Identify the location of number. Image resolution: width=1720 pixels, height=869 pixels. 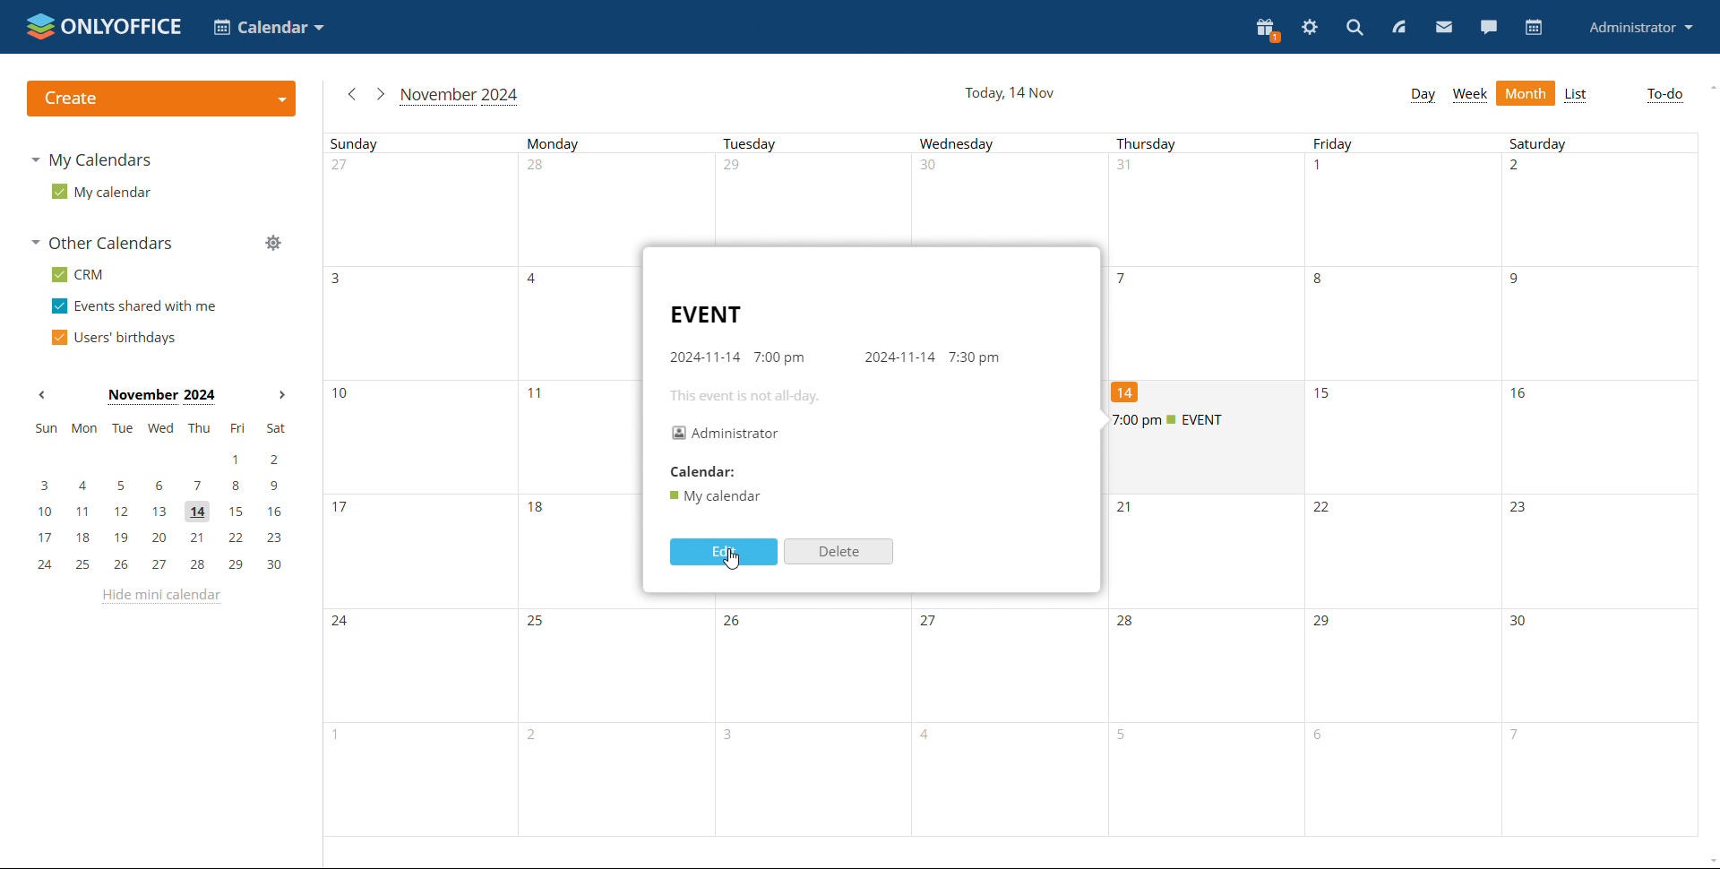
(1327, 511).